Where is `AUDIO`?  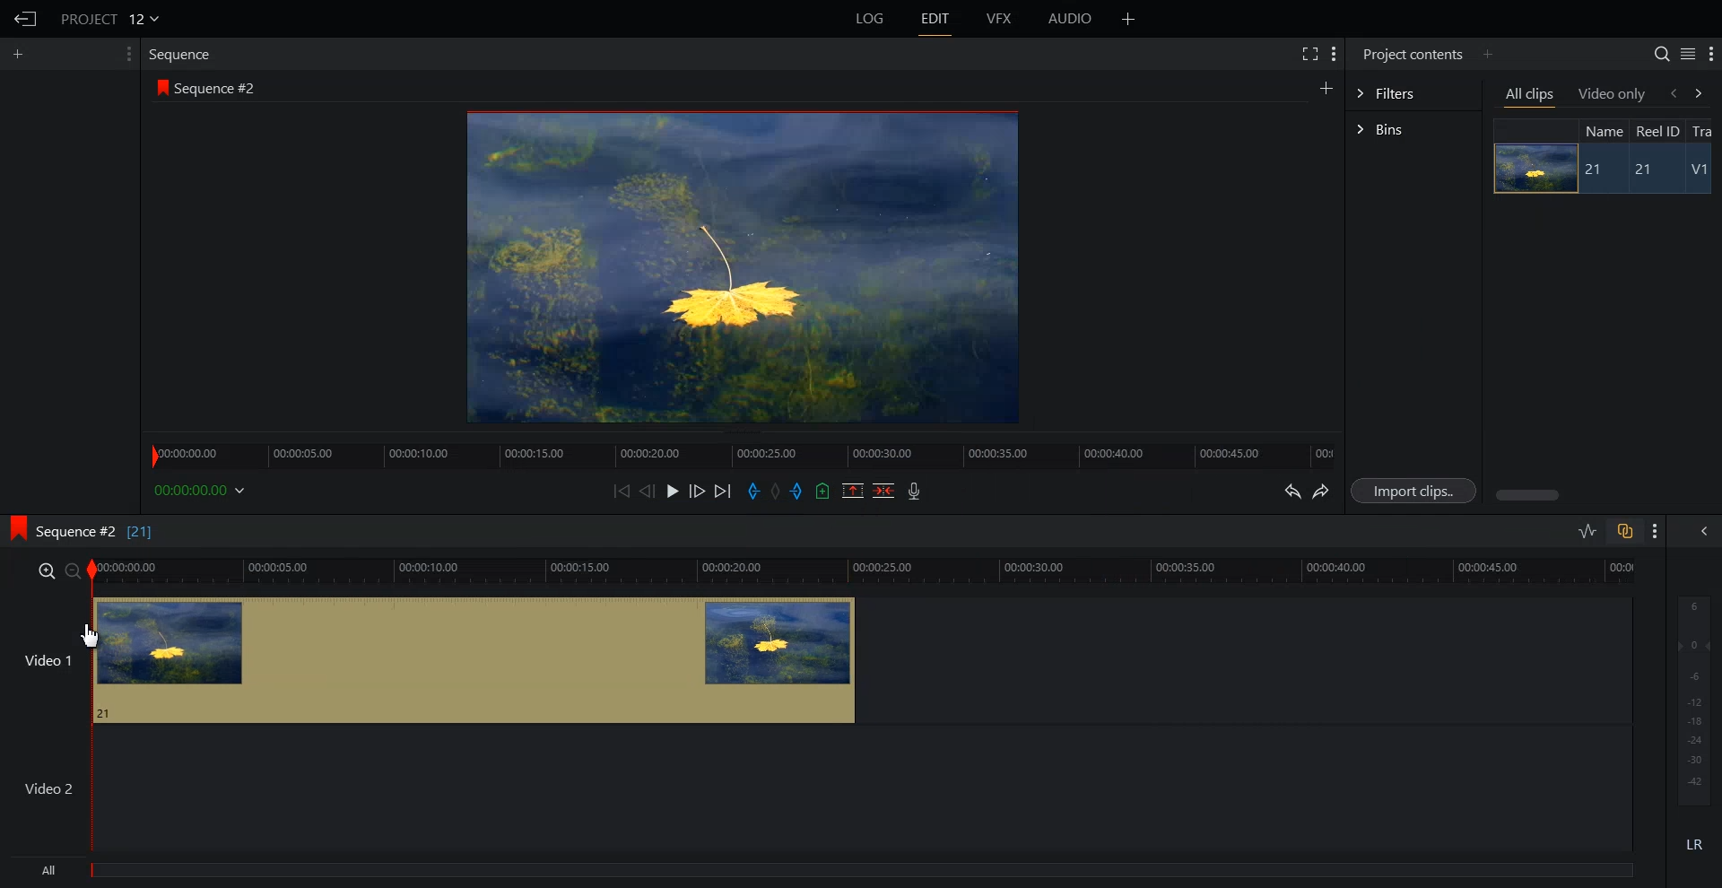
AUDIO is located at coordinates (1072, 19).